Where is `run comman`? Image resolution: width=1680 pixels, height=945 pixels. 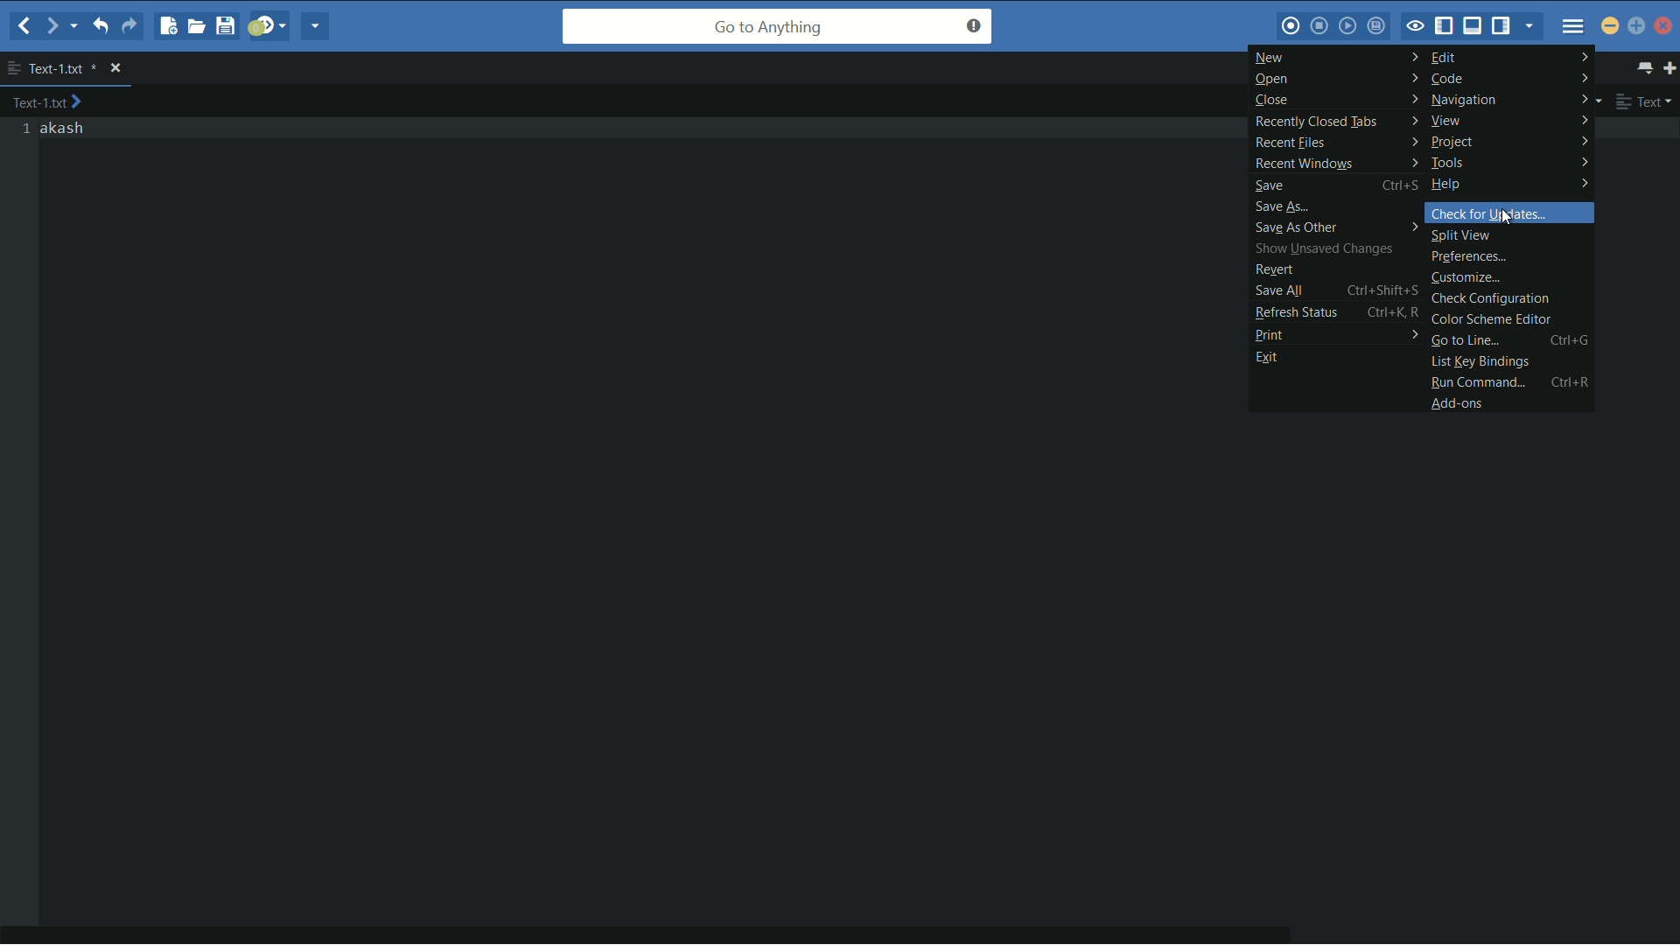
run comman is located at coordinates (1511, 381).